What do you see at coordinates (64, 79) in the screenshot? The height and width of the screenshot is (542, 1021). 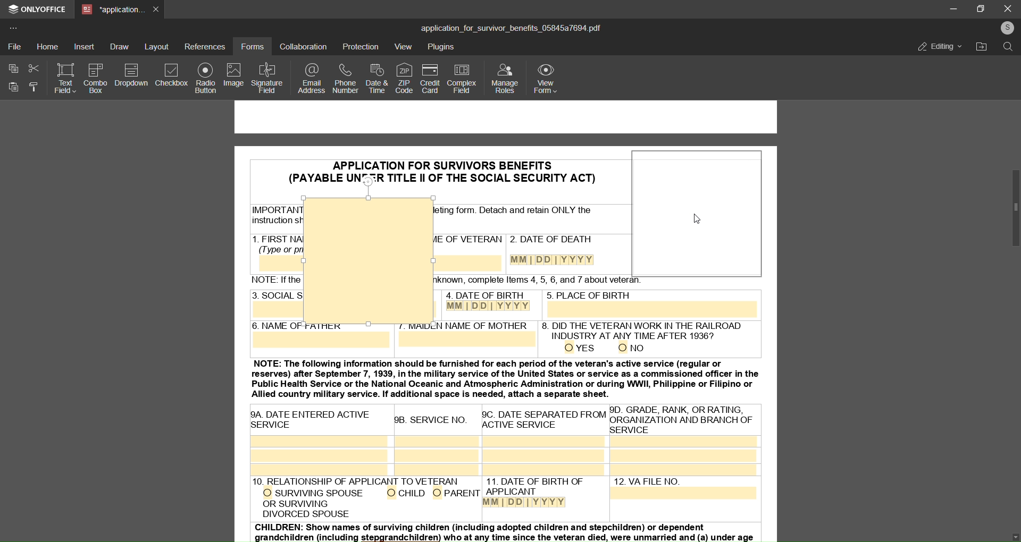 I see `text field` at bounding box center [64, 79].